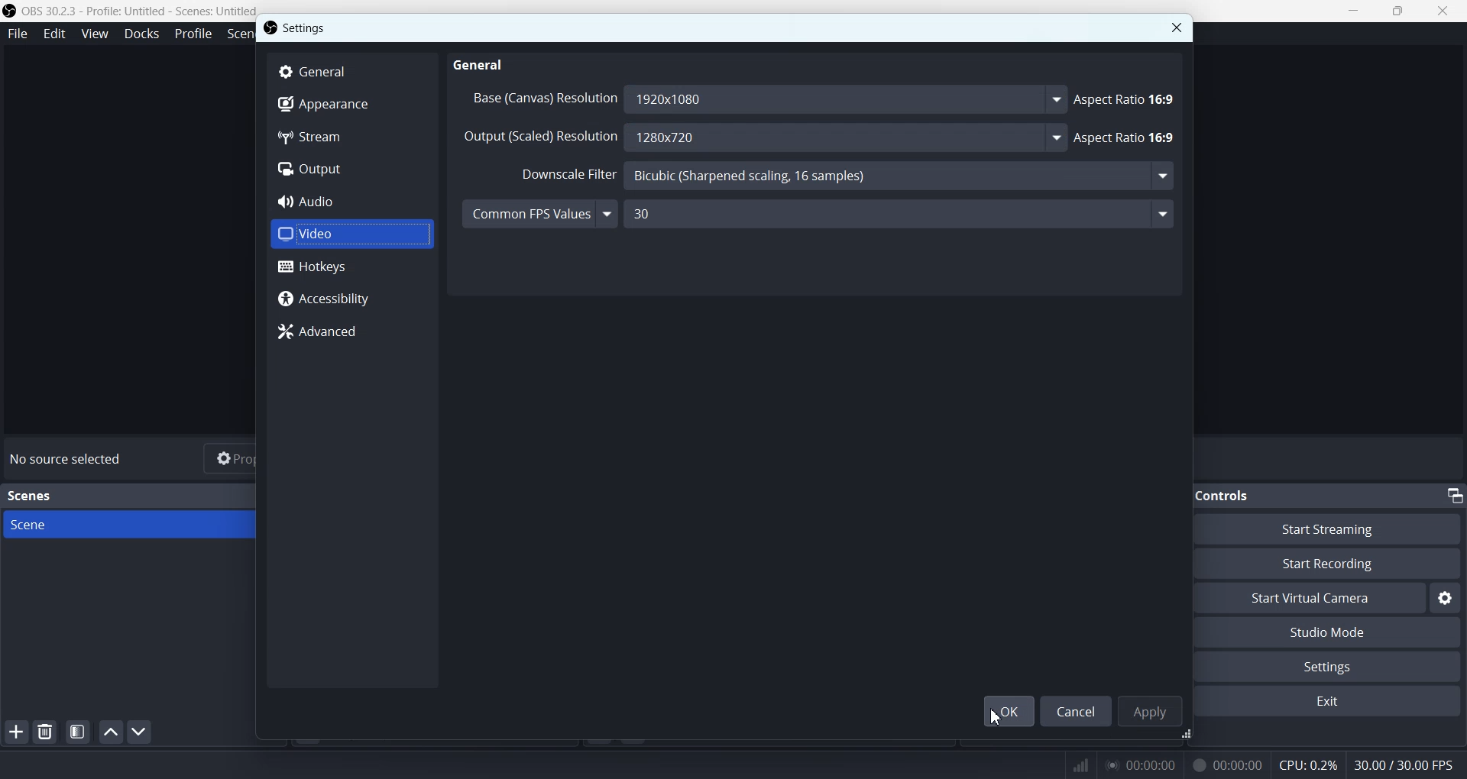  Describe the element at coordinates (1234, 495) in the screenshot. I see `Text` at that location.